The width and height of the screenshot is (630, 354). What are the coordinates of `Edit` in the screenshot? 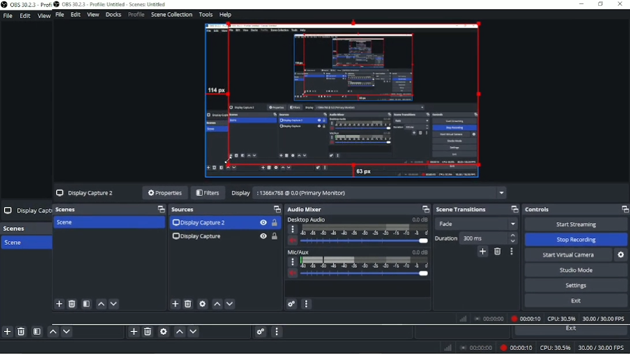 It's located at (76, 14).